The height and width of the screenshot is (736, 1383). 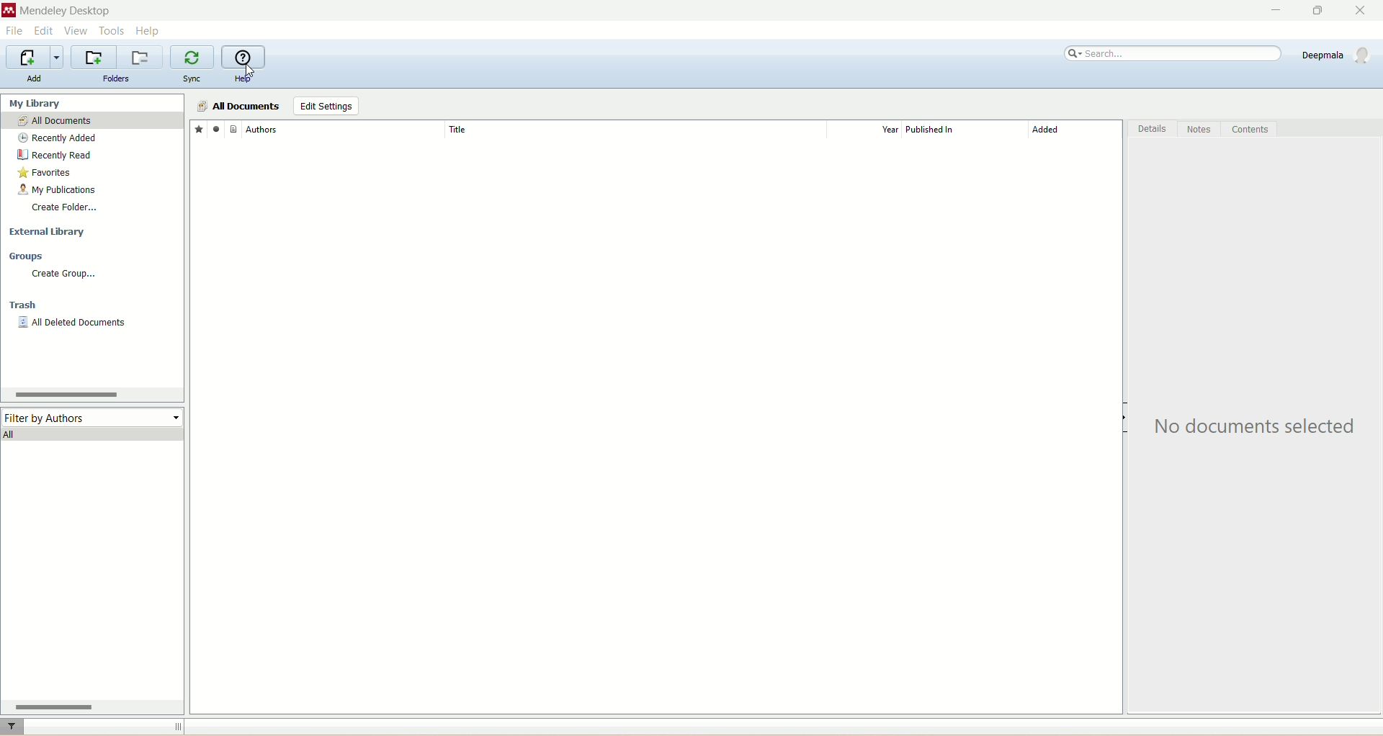 I want to click on add, so click(x=35, y=78).